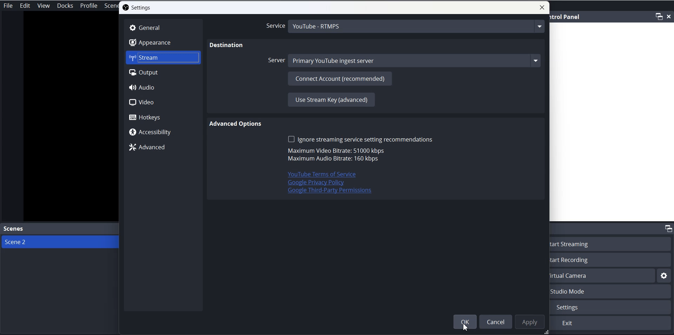 Image resolution: width=674 pixels, height=335 pixels. I want to click on Settings, so click(137, 7).